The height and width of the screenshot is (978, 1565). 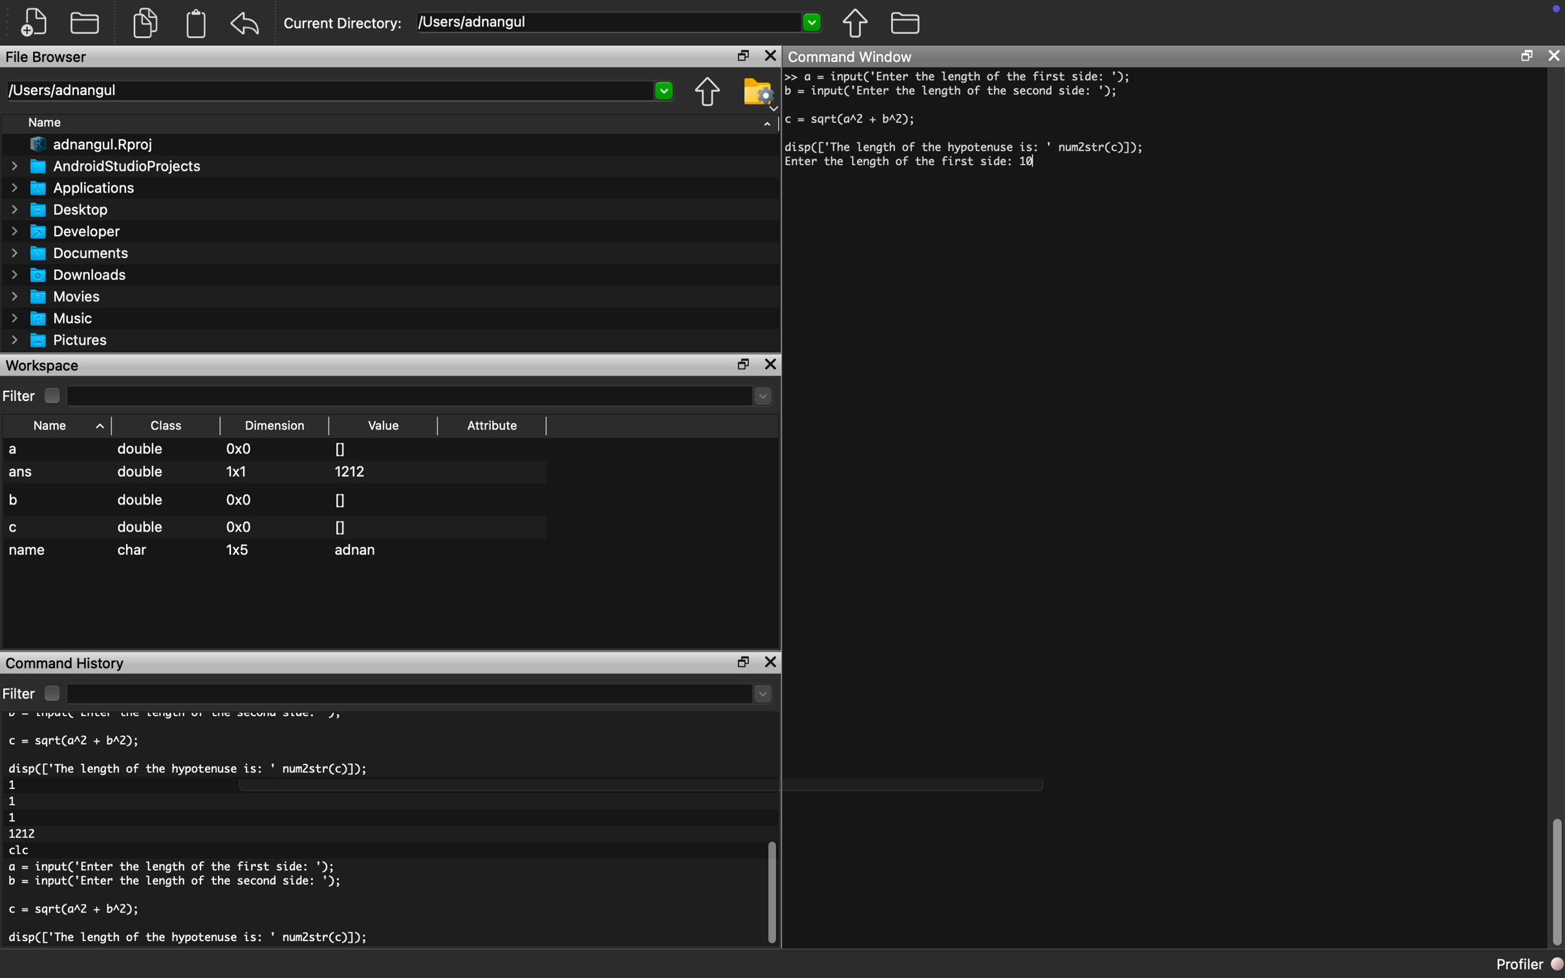 I want to click on Name, so click(x=61, y=425).